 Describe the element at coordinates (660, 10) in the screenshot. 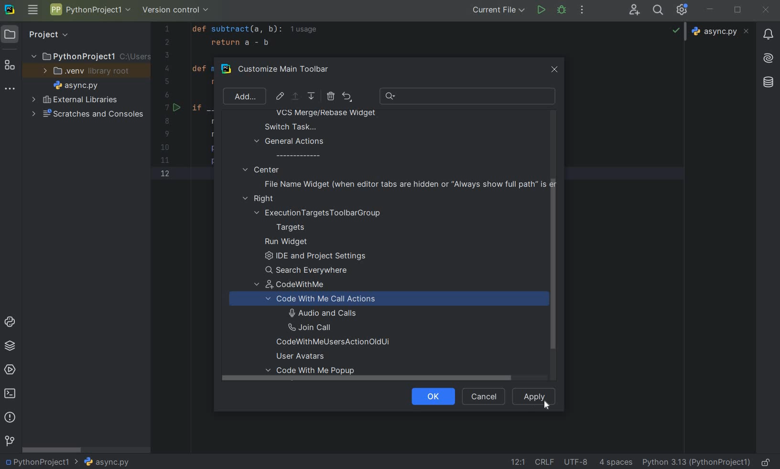

I see `SEARCH EVERYWHERE` at that location.